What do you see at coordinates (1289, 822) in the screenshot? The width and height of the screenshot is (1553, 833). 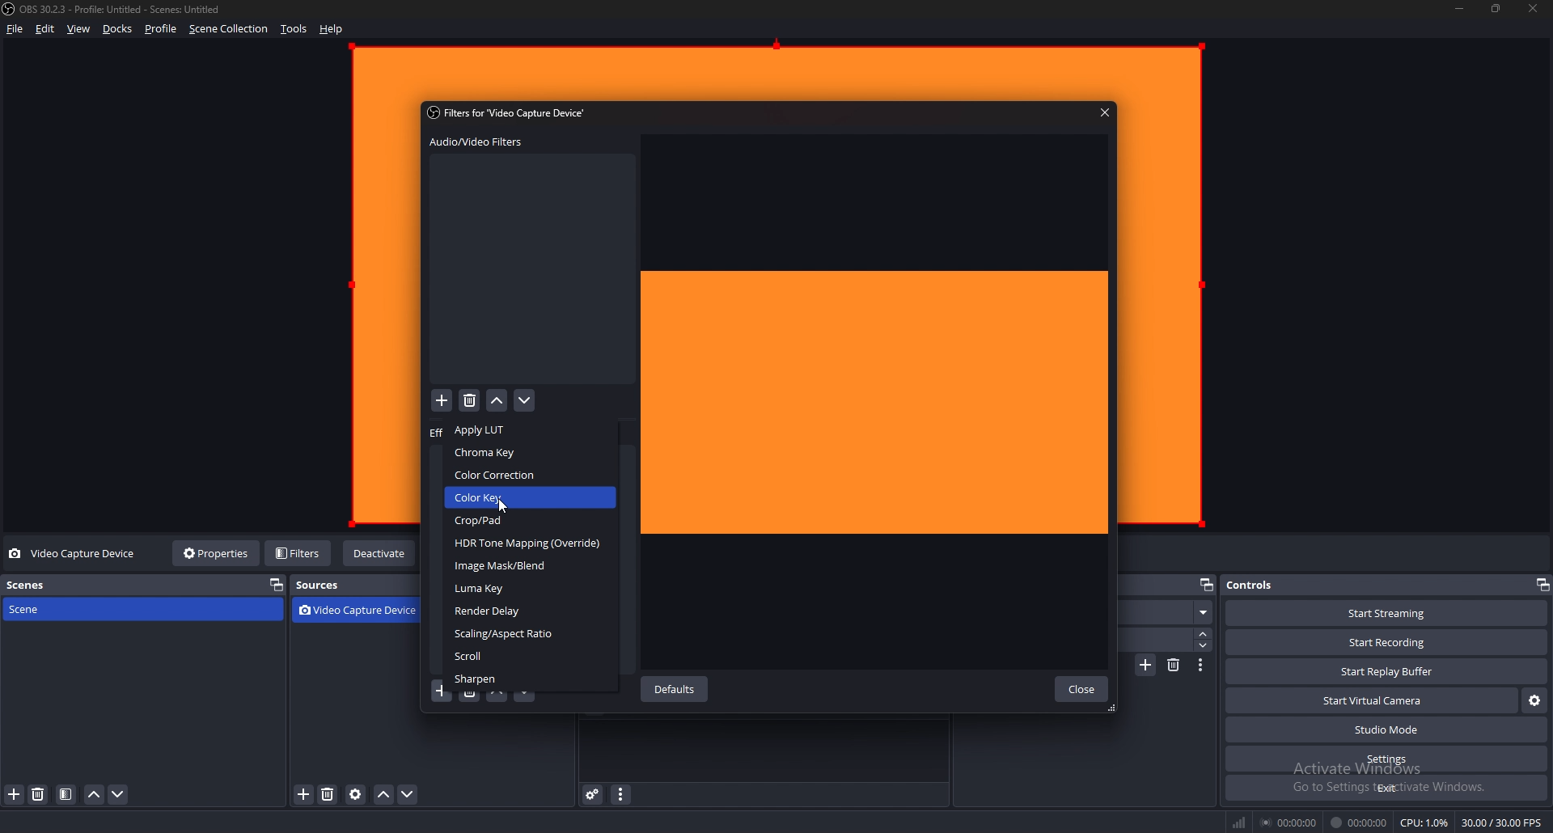 I see `00:00:00` at bounding box center [1289, 822].